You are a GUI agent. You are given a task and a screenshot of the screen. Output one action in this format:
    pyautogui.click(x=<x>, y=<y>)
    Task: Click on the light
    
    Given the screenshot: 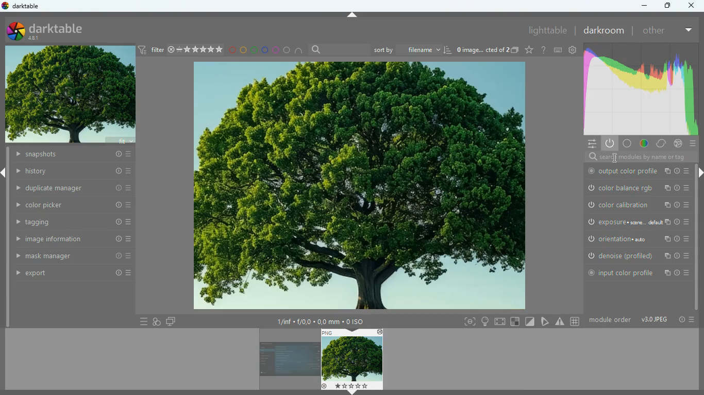 What is the action you would take?
    pyautogui.click(x=486, y=321)
    